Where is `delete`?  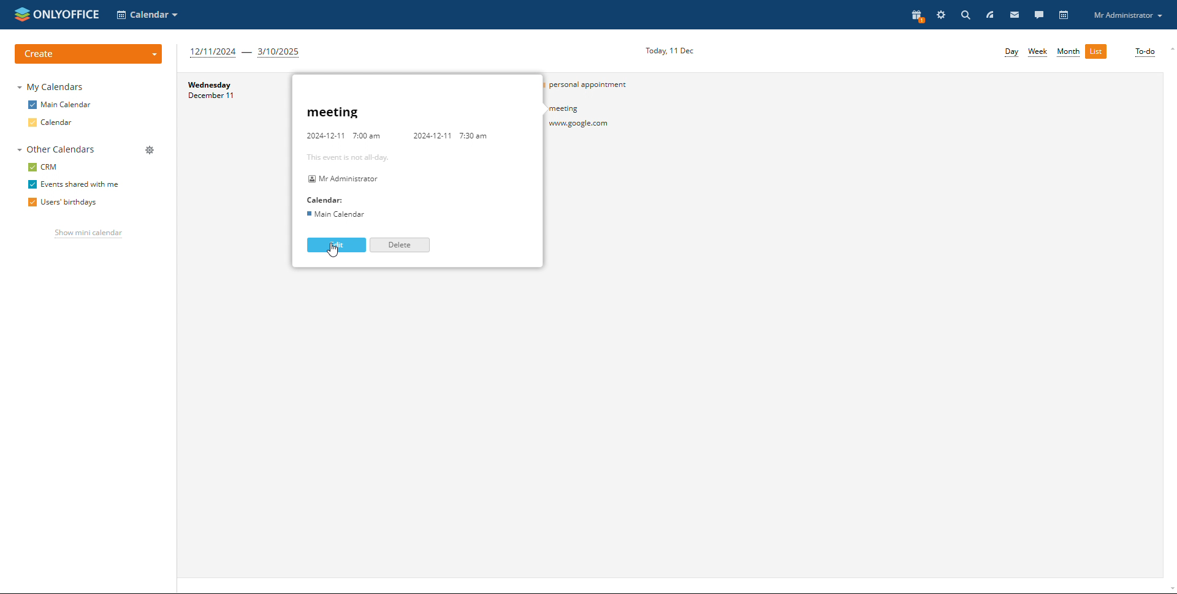 delete is located at coordinates (400, 245).